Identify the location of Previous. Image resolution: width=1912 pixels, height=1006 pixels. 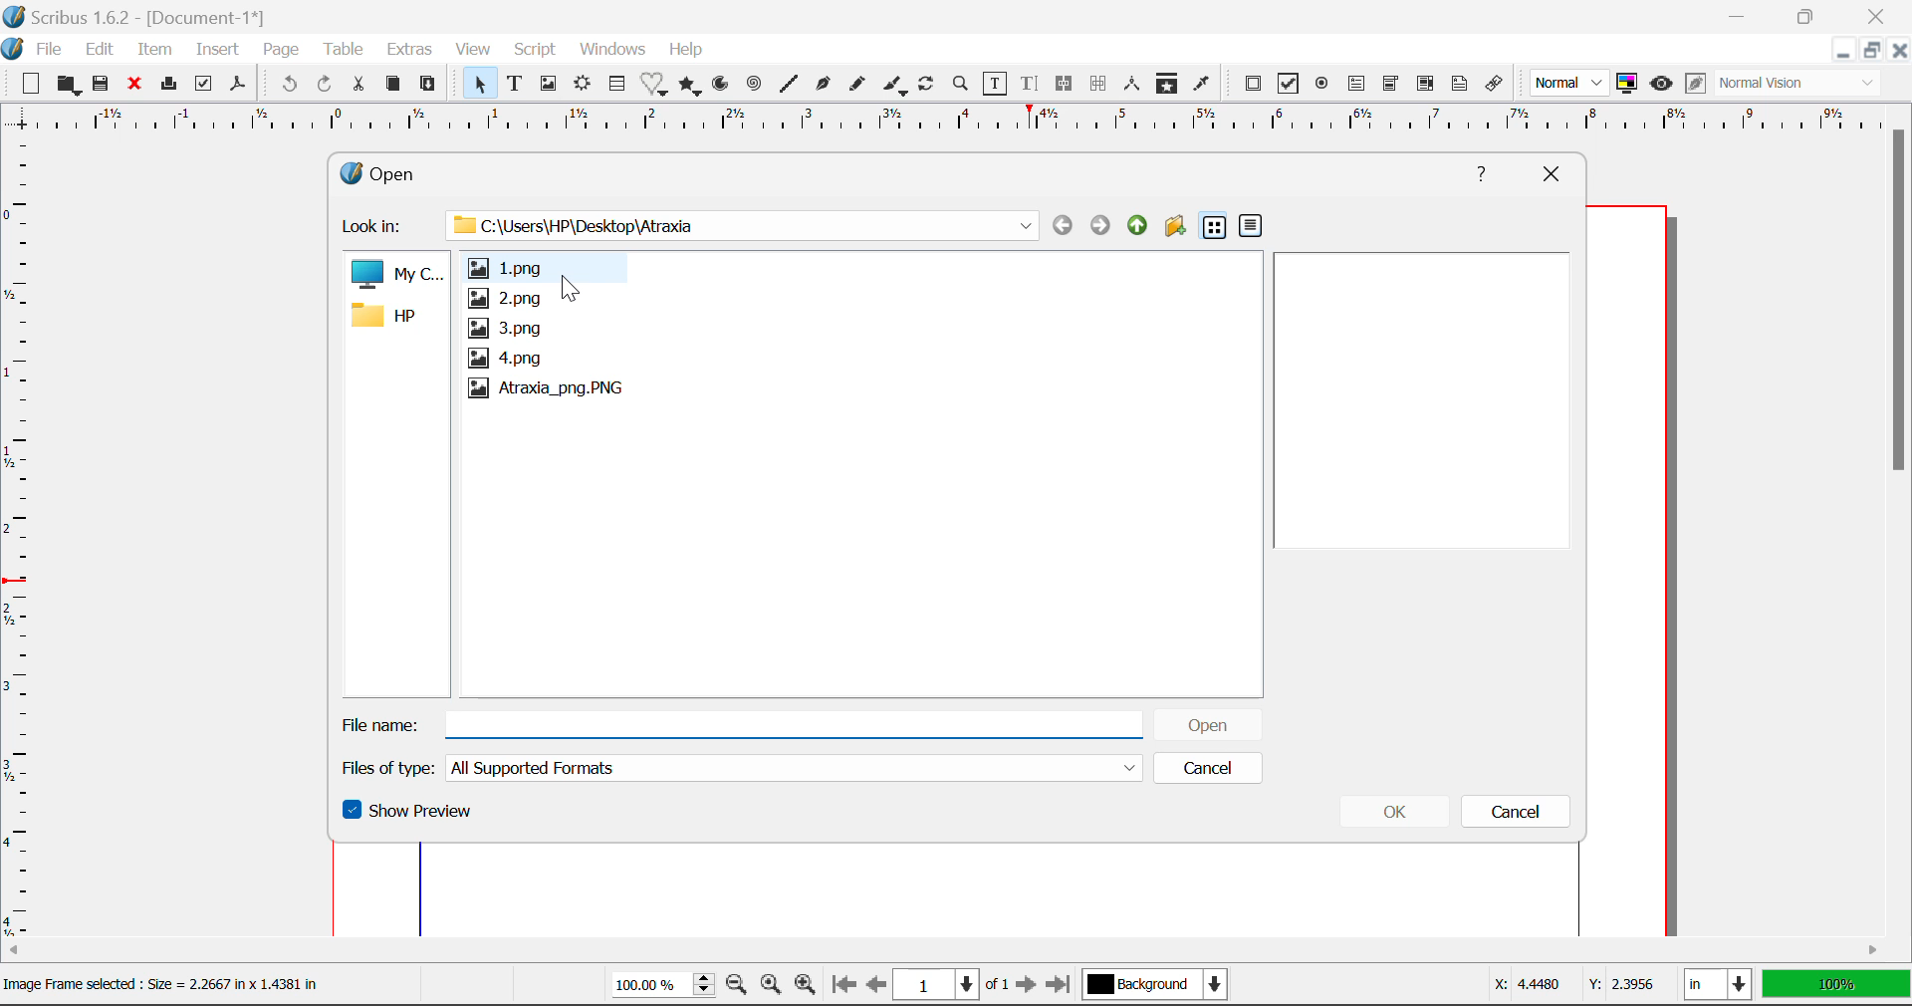
(1063, 226).